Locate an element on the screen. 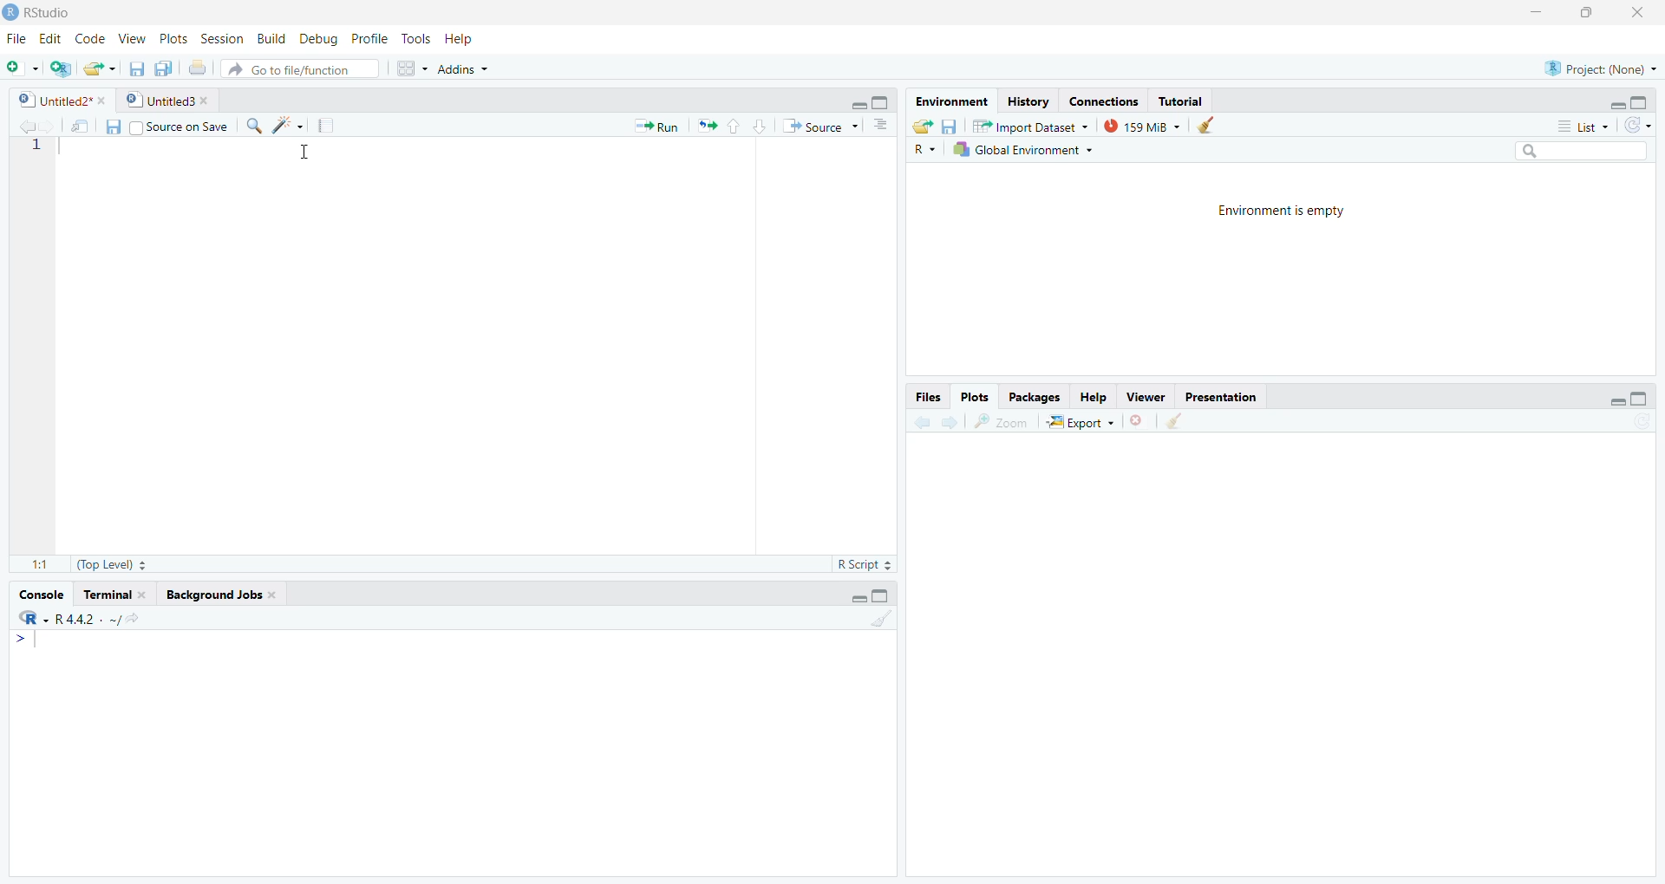 The height and width of the screenshot is (884, 1665). Restore Down is located at coordinates (1585, 13).